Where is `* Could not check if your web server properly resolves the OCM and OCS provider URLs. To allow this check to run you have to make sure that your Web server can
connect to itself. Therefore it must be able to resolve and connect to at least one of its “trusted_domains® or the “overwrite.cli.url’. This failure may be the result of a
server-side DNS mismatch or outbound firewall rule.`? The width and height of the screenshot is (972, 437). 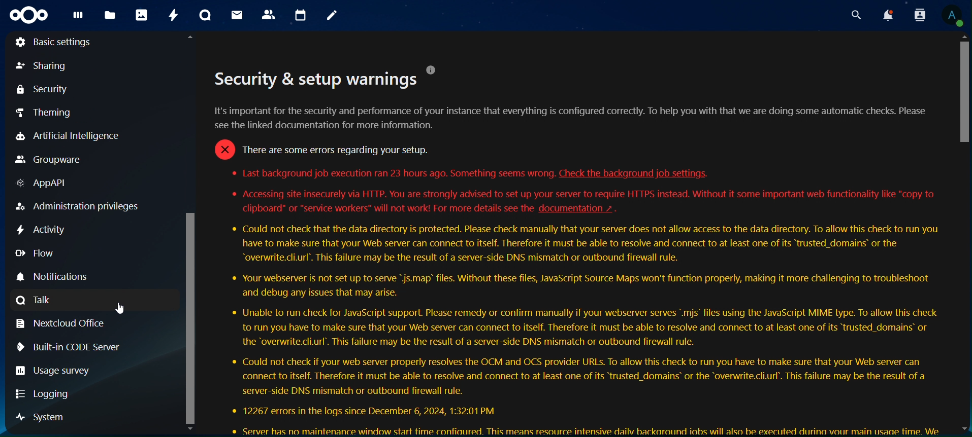 * Could not check if your web server properly resolves the OCM and OCS provider URLs. To allow this check to run you have to make sure that your Web server can
connect to itself. Therefore it must be able to resolve and connect to at least one of its “trusted_domains® or the “overwrite.cli.url’. This failure may be the result of a
server-side DNS mismatch or outbound firewall rule. is located at coordinates (577, 376).